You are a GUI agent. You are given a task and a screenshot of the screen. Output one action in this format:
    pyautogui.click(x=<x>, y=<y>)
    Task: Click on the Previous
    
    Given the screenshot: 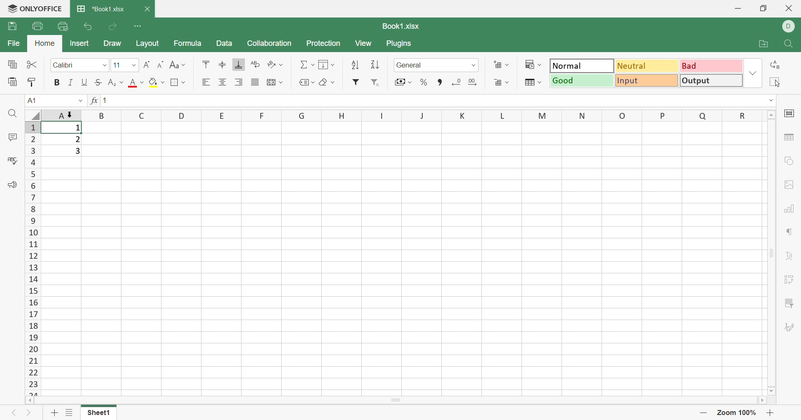 What is the action you would take?
    pyautogui.click(x=11, y=414)
    